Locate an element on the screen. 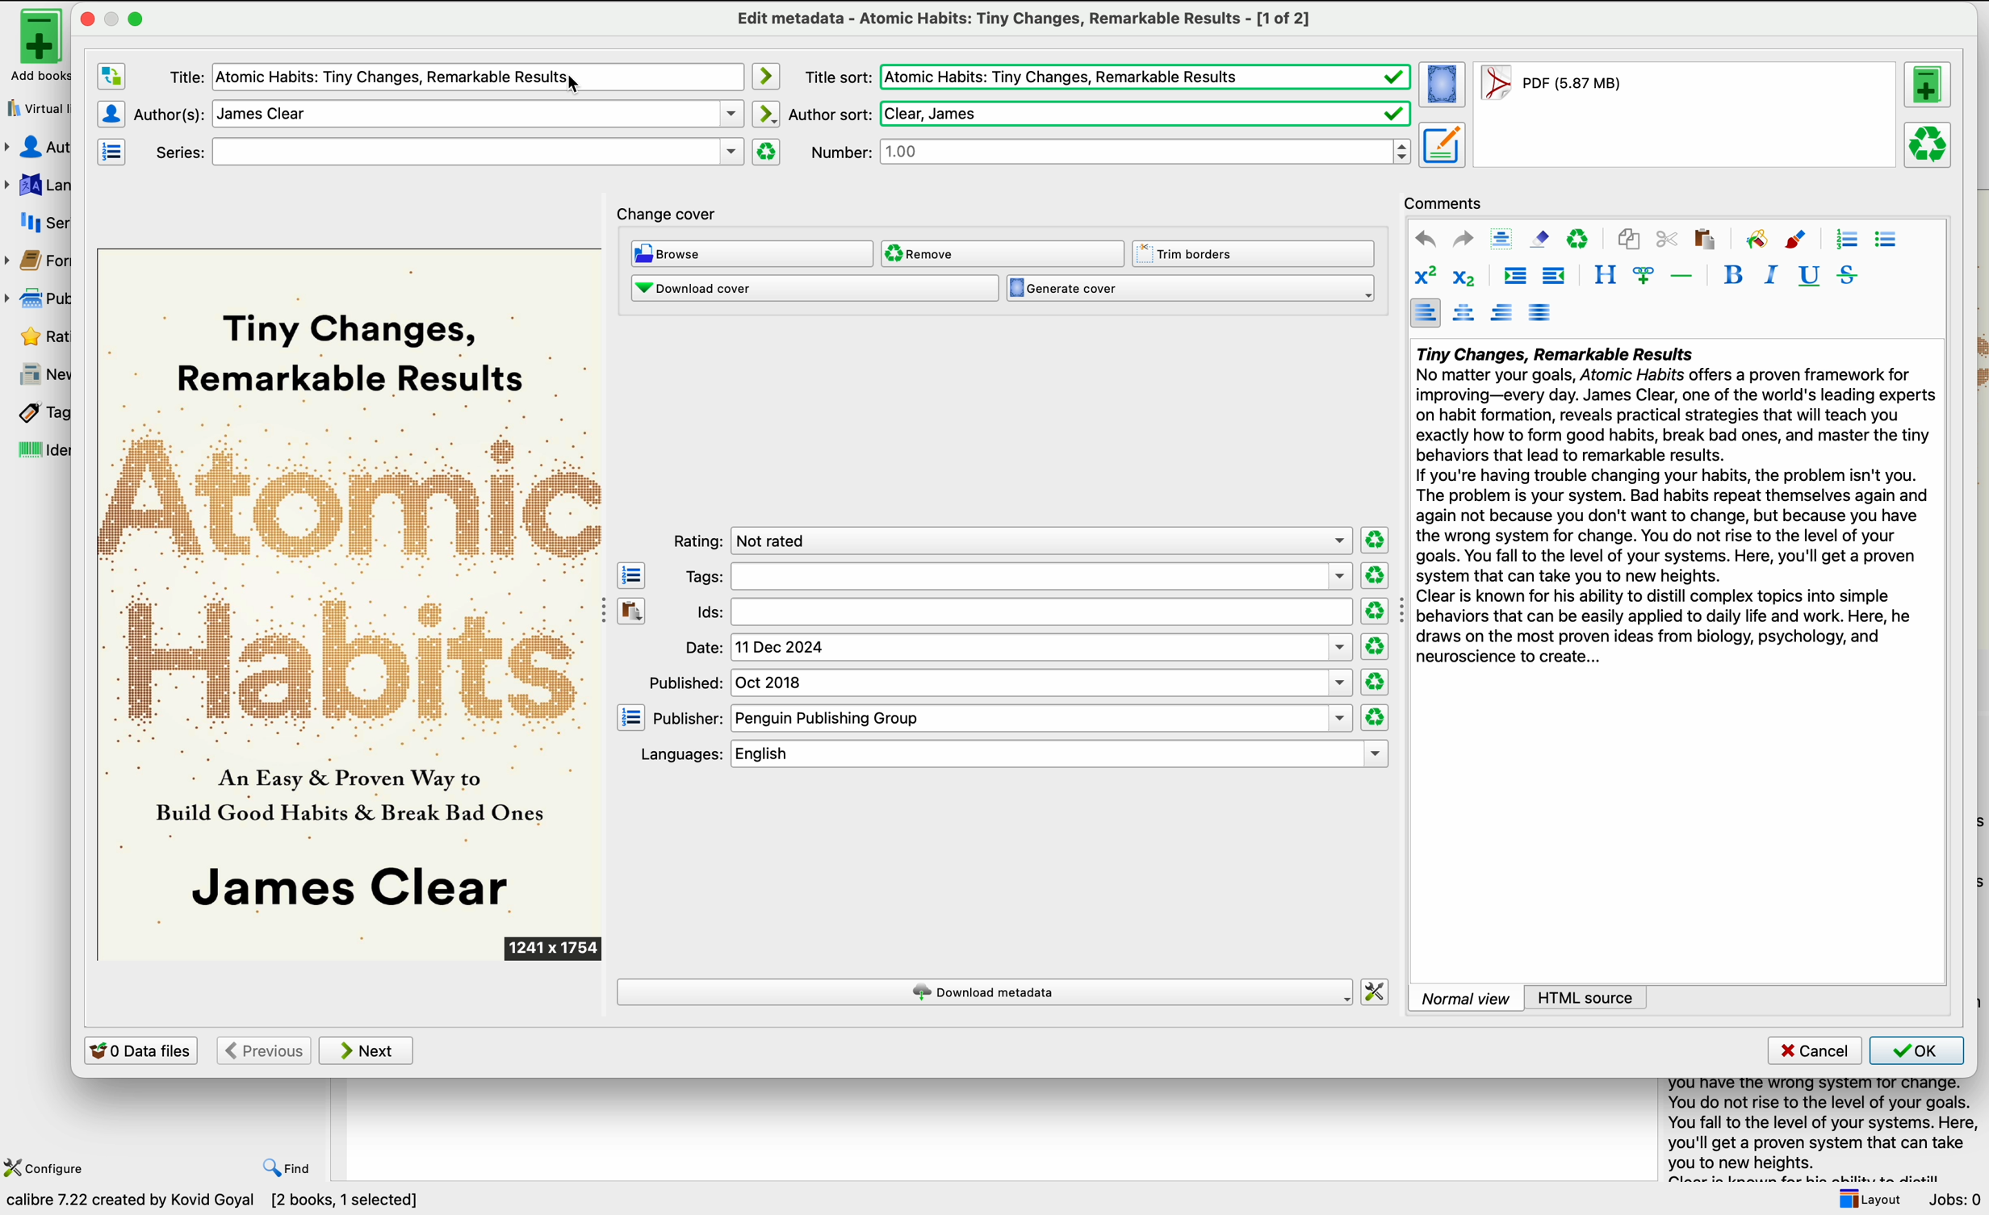  automatically mode icon is located at coordinates (768, 76).